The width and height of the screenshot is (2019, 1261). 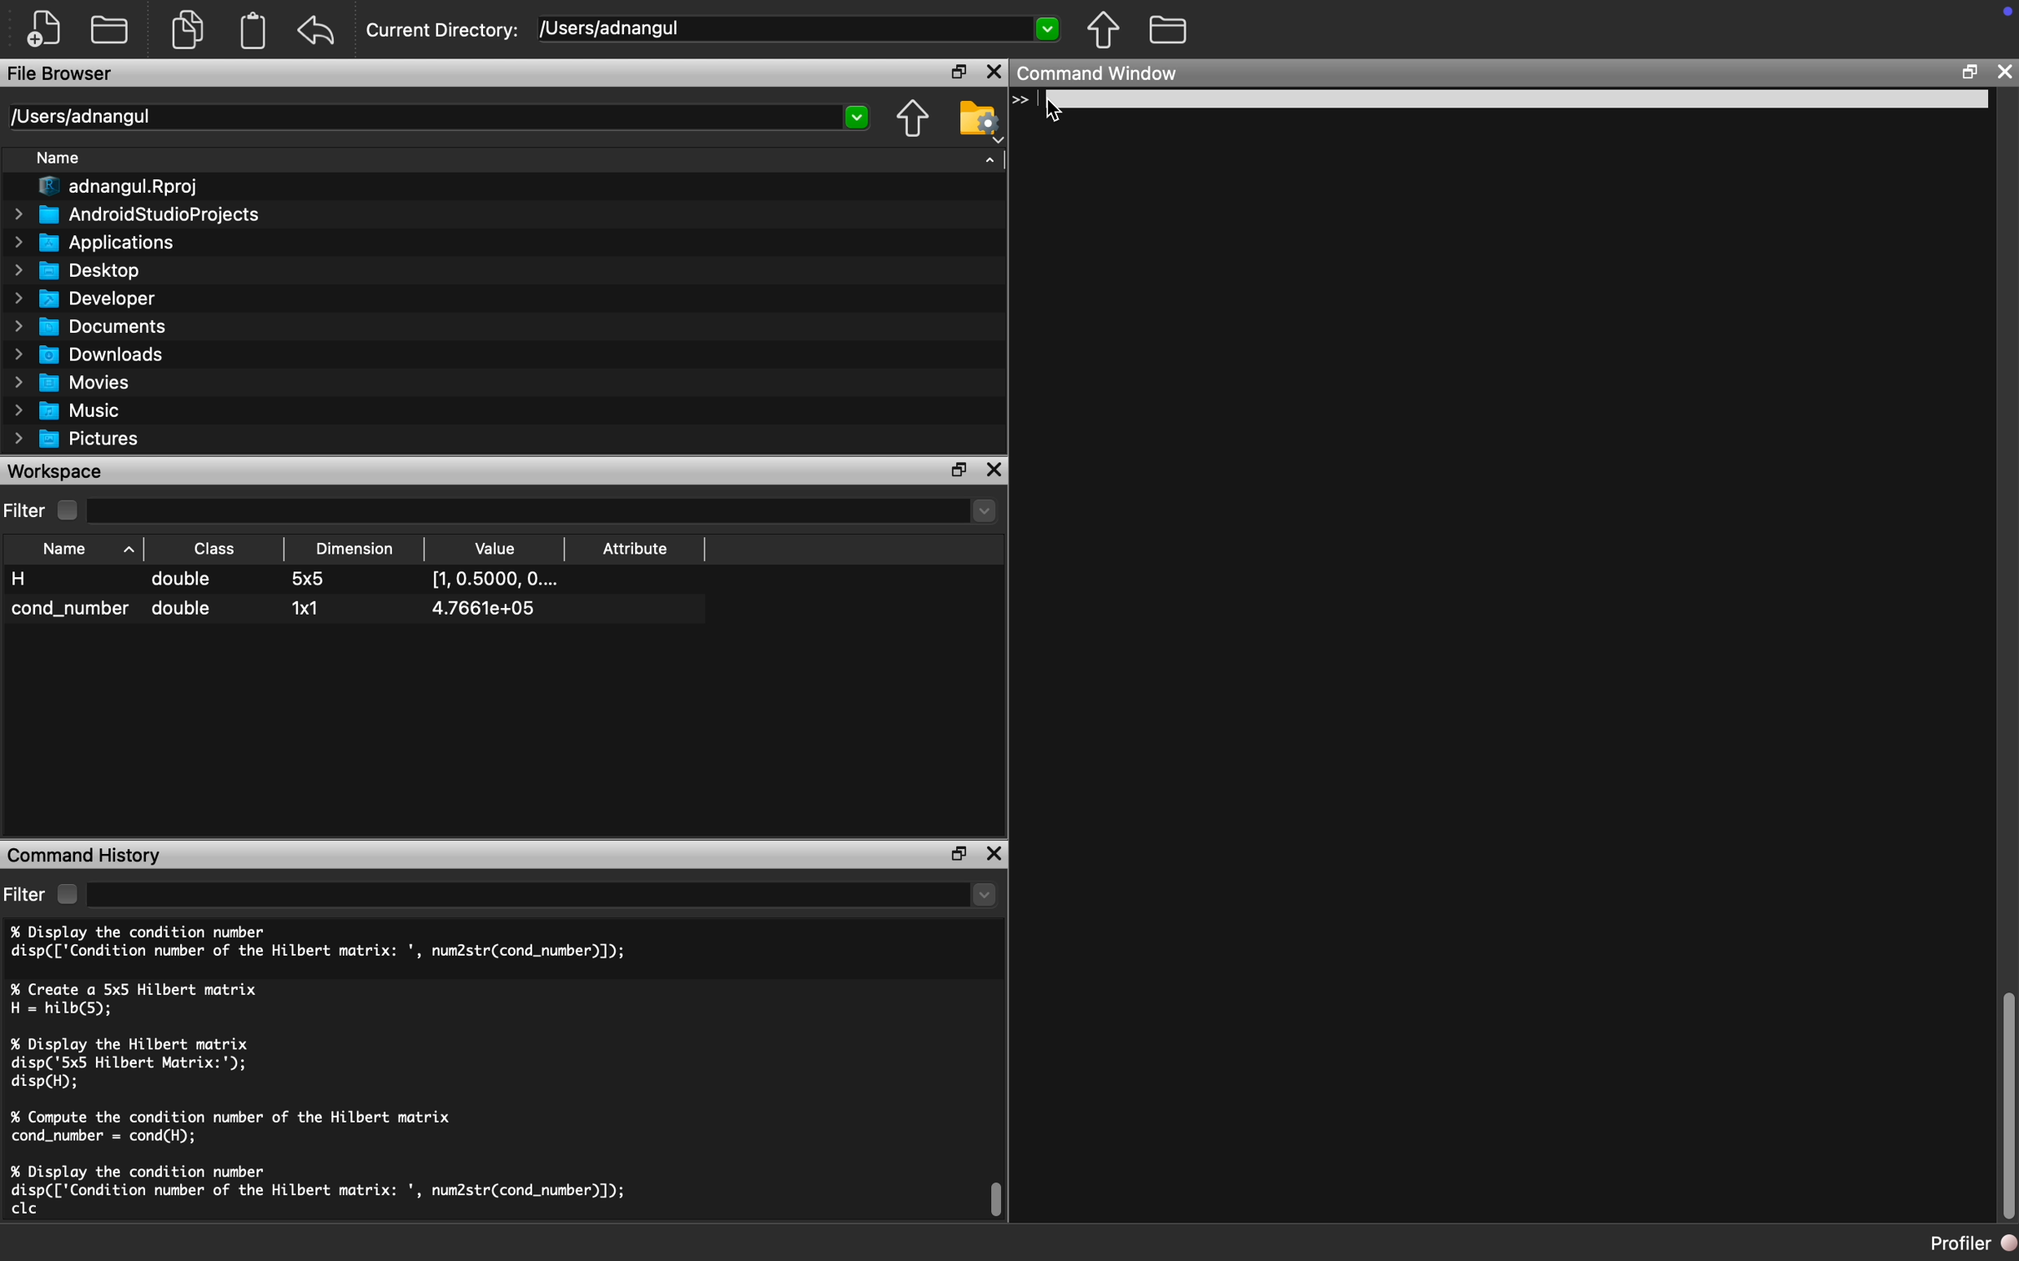 I want to click on Close, so click(x=2005, y=73).